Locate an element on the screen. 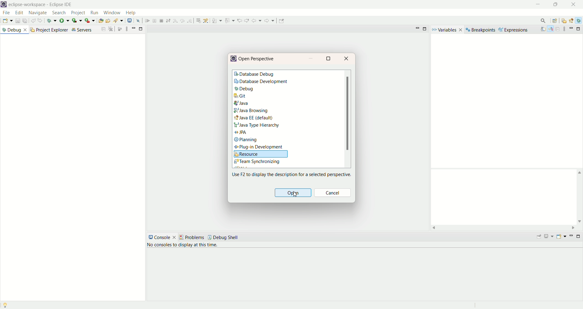  planning is located at coordinates (246, 140).